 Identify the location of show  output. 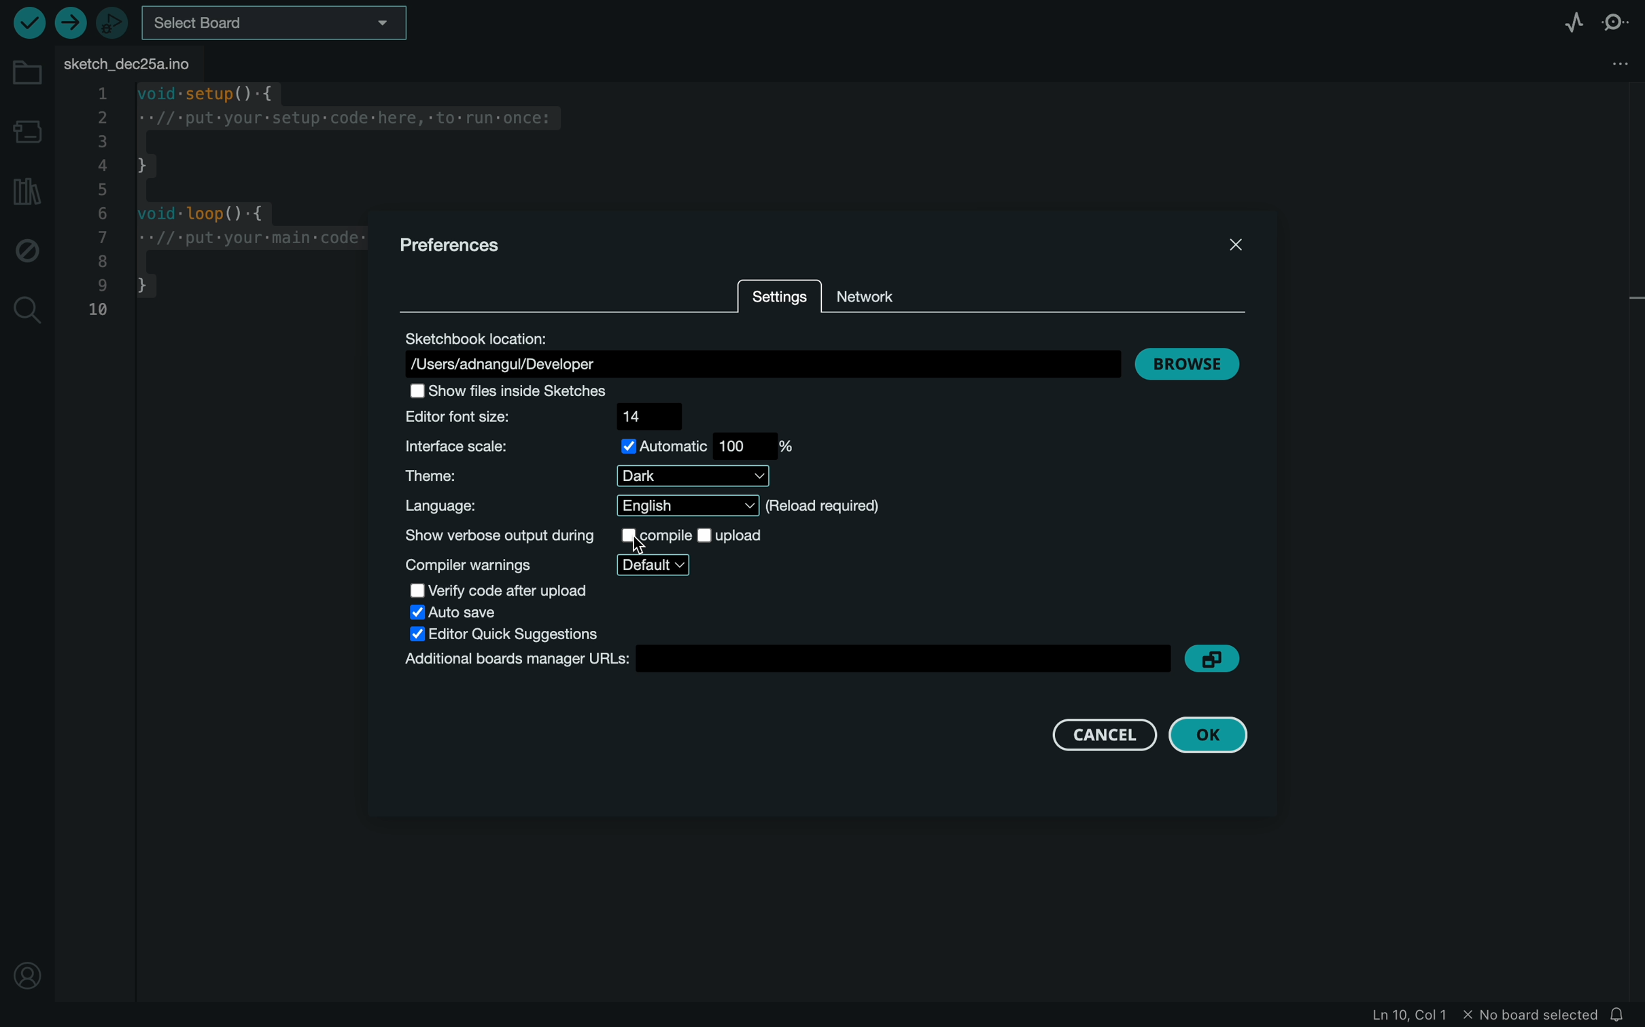
(587, 533).